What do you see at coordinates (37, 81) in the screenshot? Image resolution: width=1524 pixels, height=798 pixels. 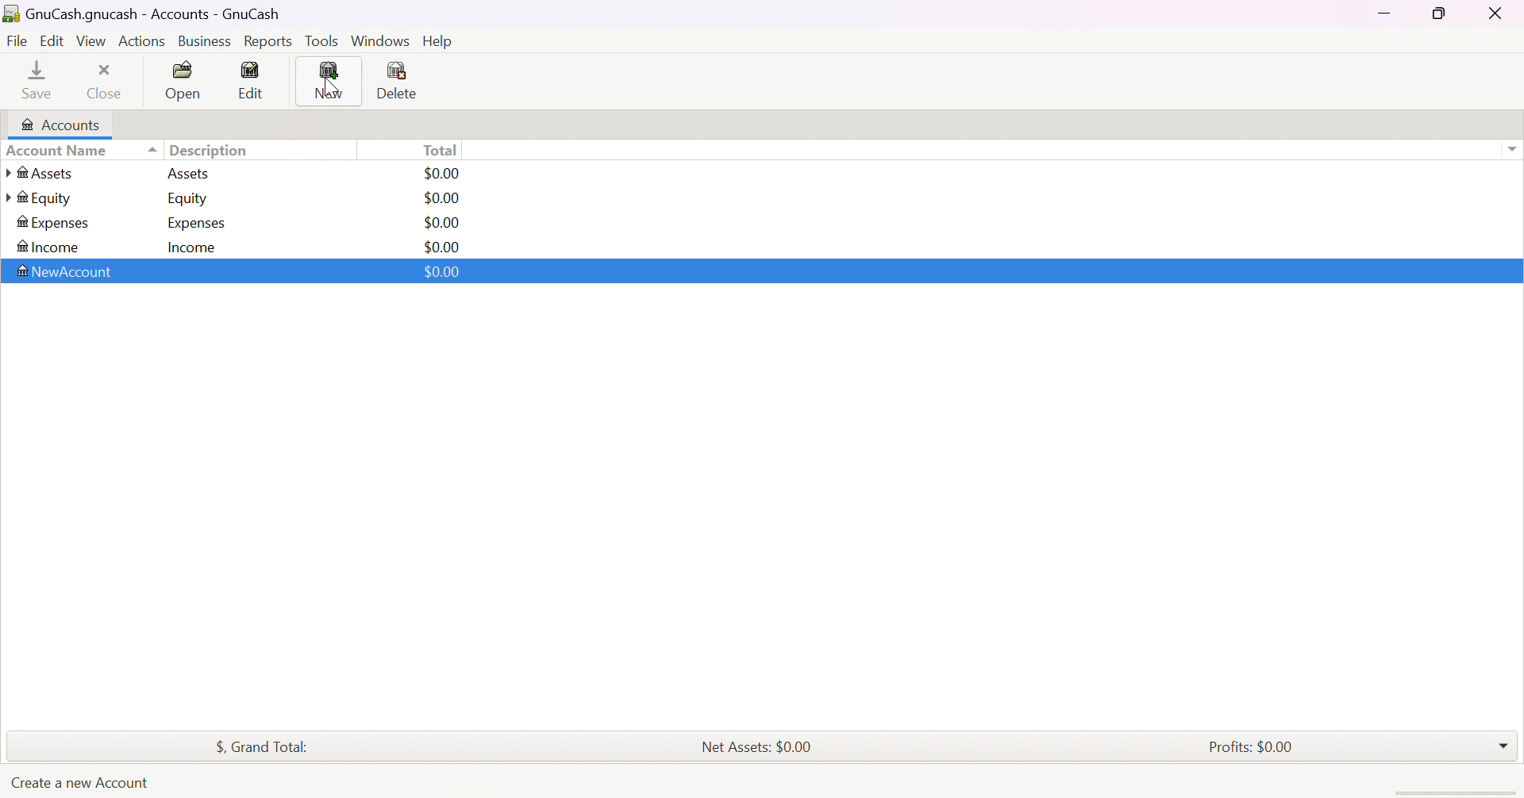 I see `Save` at bounding box center [37, 81].